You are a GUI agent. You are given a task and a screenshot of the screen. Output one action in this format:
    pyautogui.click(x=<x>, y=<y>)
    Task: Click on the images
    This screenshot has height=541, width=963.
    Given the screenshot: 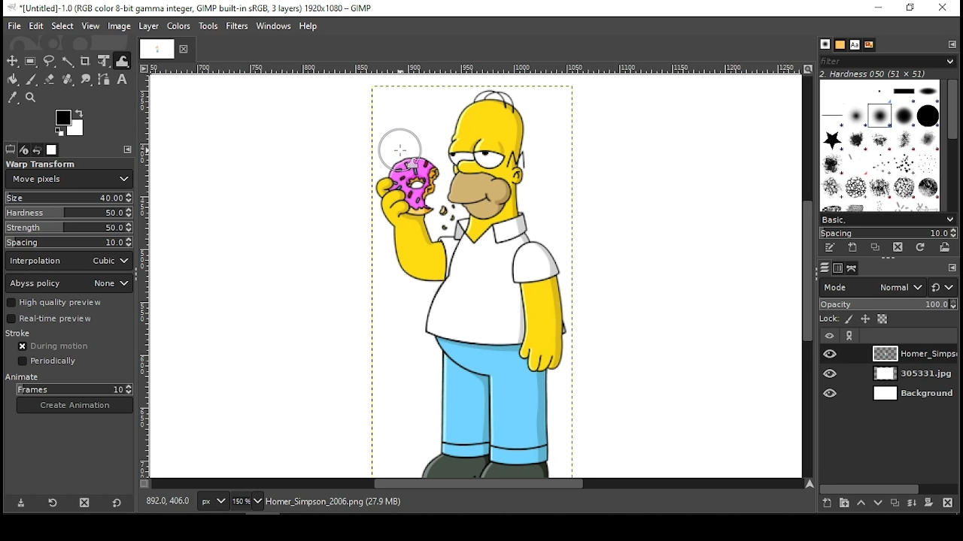 What is the action you would take?
    pyautogui.click(x=51, y=150)
    